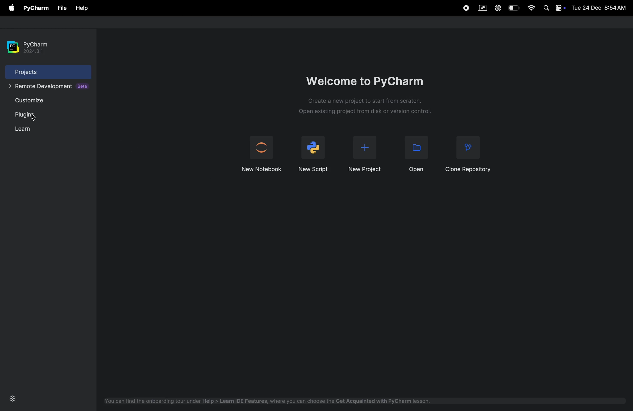 Image resolution: width=633 pixels, height=411 pixels. Describe the element at coordinates (35, 8) in the screenshot. I see `pycharm` at that location.